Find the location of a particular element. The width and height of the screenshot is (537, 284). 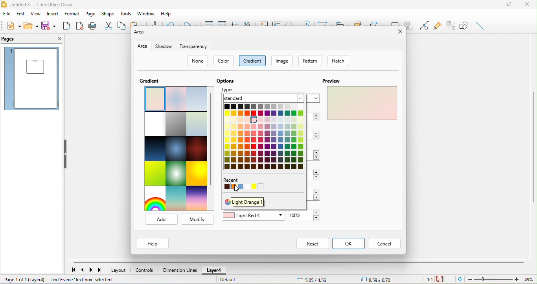

arrange is located at coordinates (359, 22).